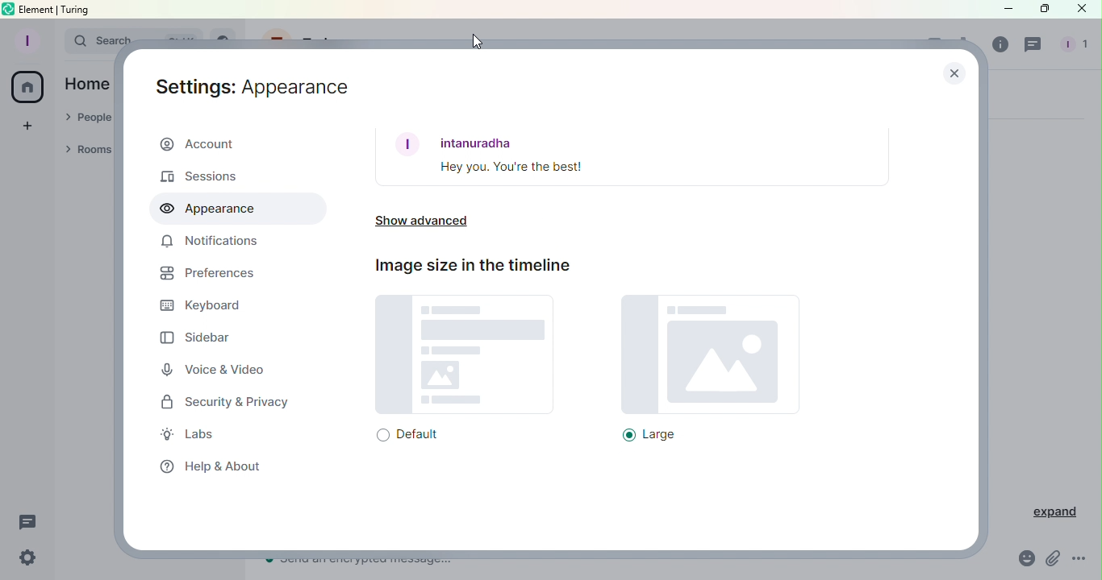 This screenshot has width=1102, height=580. Describe the element at coordinates (953, 72) in the screenshot. I see `Close` at that location.